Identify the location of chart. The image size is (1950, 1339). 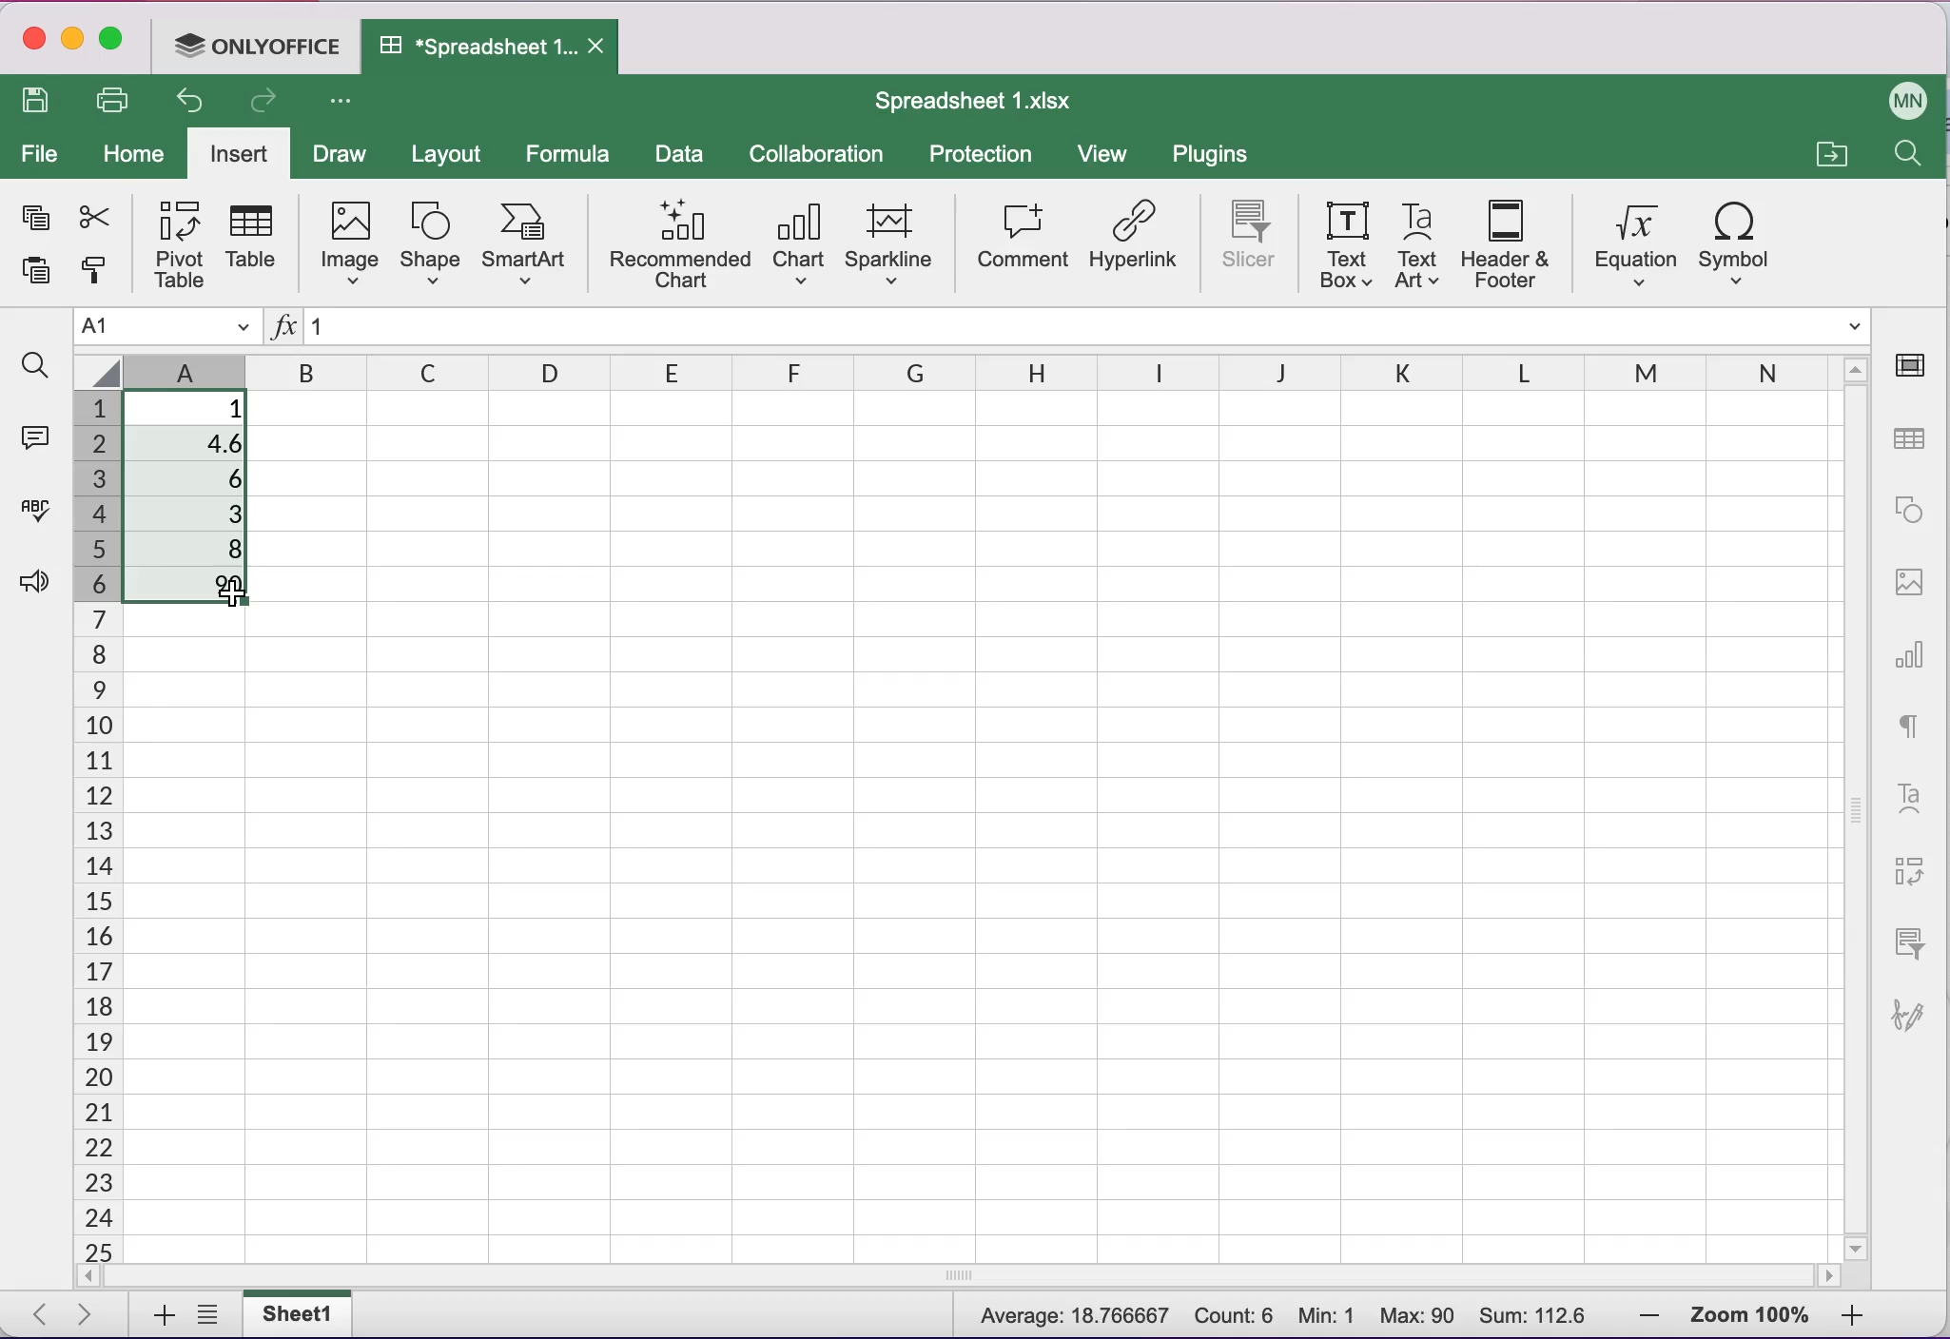
(798, 247).